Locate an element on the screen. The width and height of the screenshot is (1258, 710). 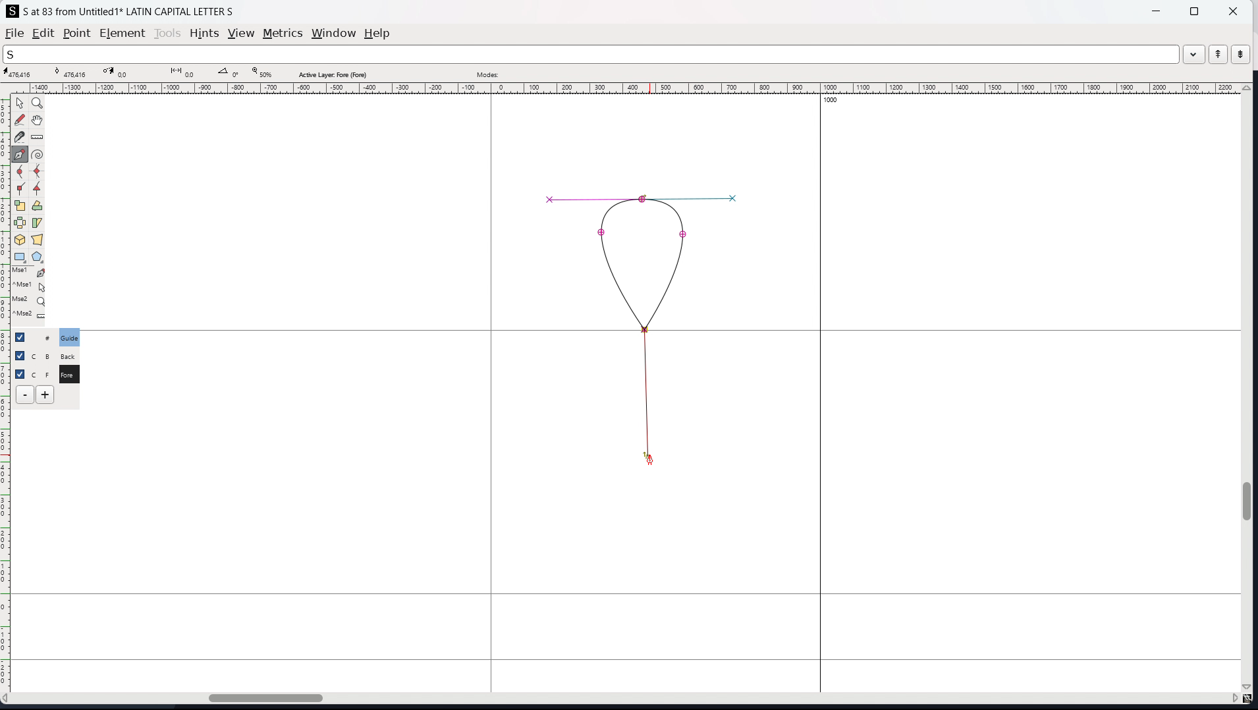
# Guide is located at coordinates (70, 337).